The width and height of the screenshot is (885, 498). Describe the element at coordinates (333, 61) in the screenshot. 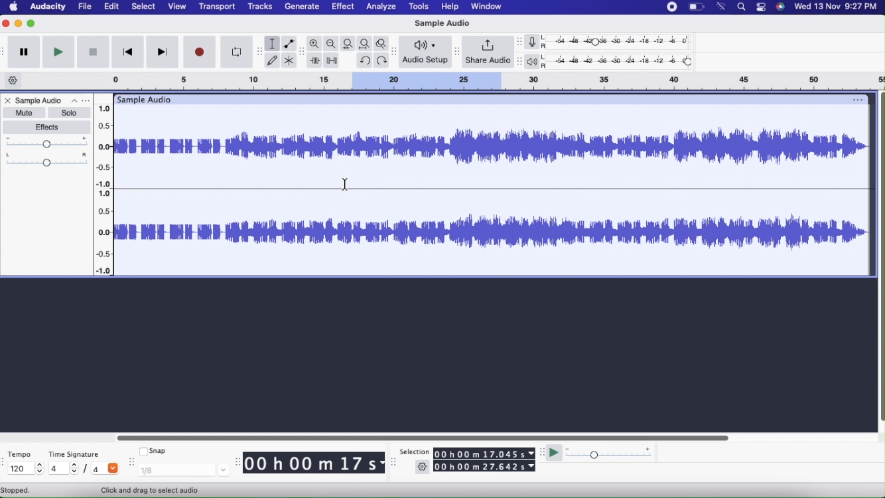

I see `Silence audio selection` at that location.